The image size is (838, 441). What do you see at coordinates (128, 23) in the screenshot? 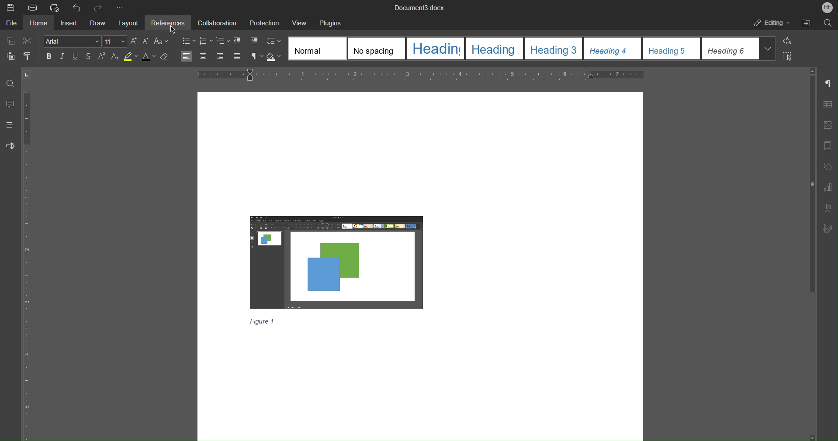
I see `Layout` at bounding box center [128, 23].